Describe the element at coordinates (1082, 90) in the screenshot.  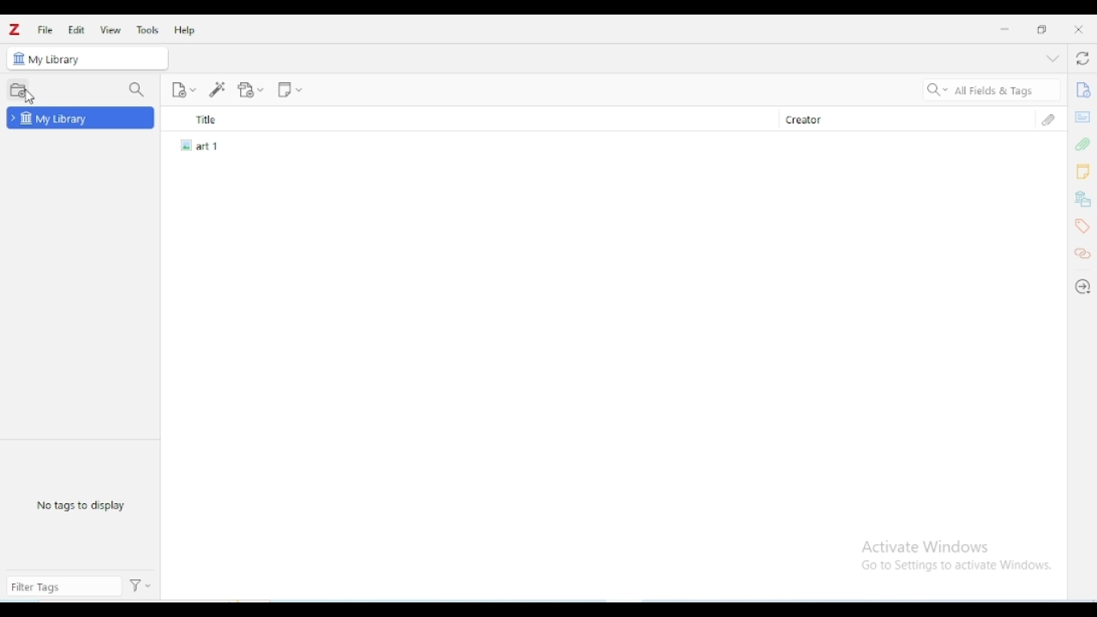
I see `info` at that location.